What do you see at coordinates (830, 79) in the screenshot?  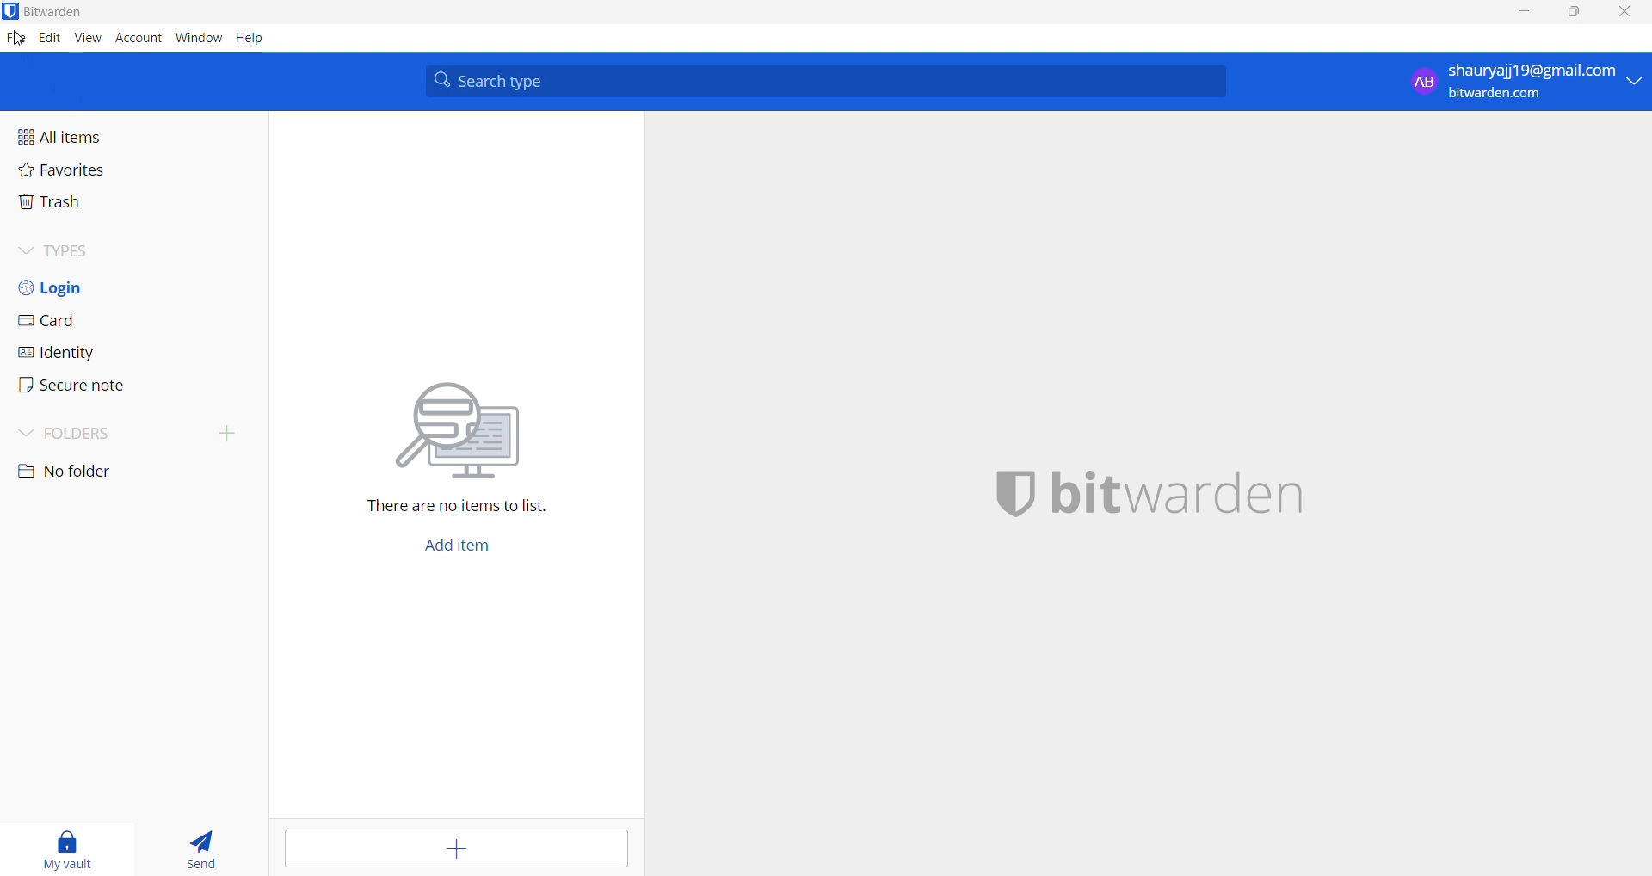 I see `search type` at bounding box center [830, 79].